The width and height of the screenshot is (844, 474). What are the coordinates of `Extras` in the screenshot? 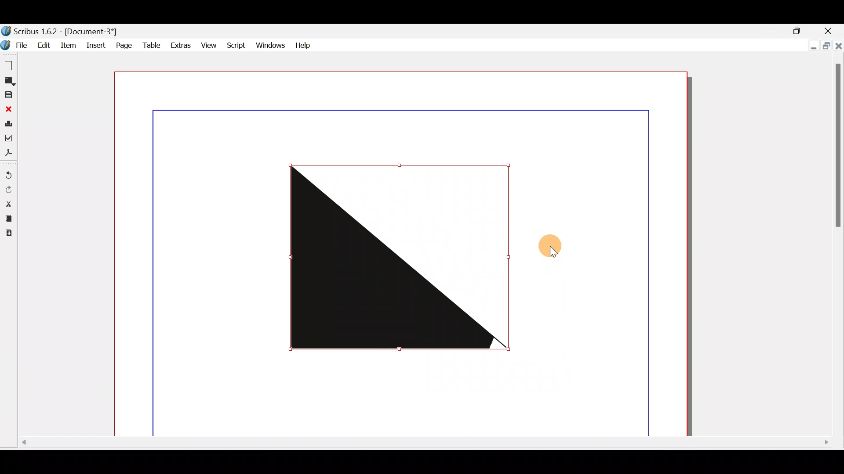 It's located at (178, 44).